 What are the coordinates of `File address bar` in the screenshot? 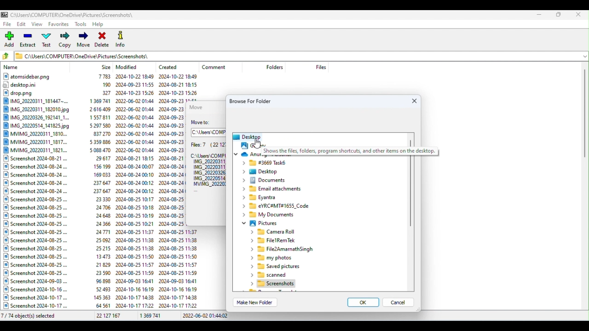 It's located at (296, 55).